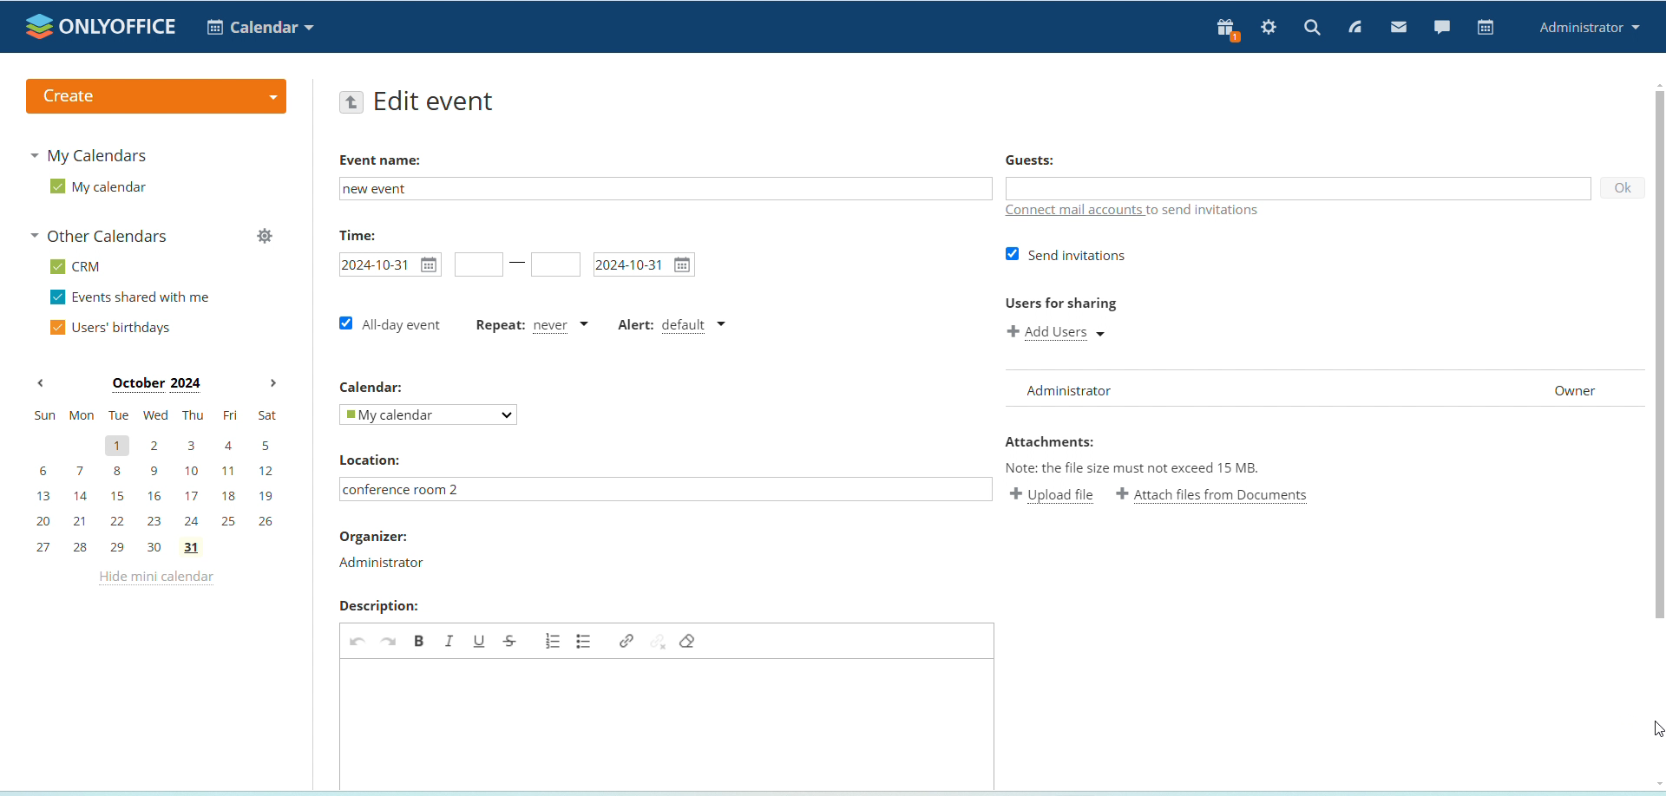 Image resolution: width=1666 pixels, height=796 pixels. Describe the element at coordinates (1312, 27) in the screenshot. I see `search` at that location.